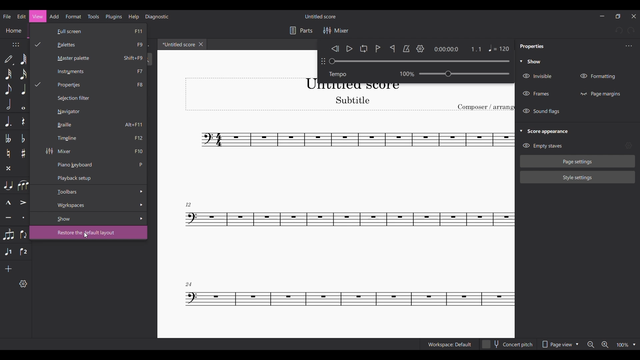  What do you see at coordinates (74, 16) in the screenshot?
I see `Format` at bounding box center [74, 16].